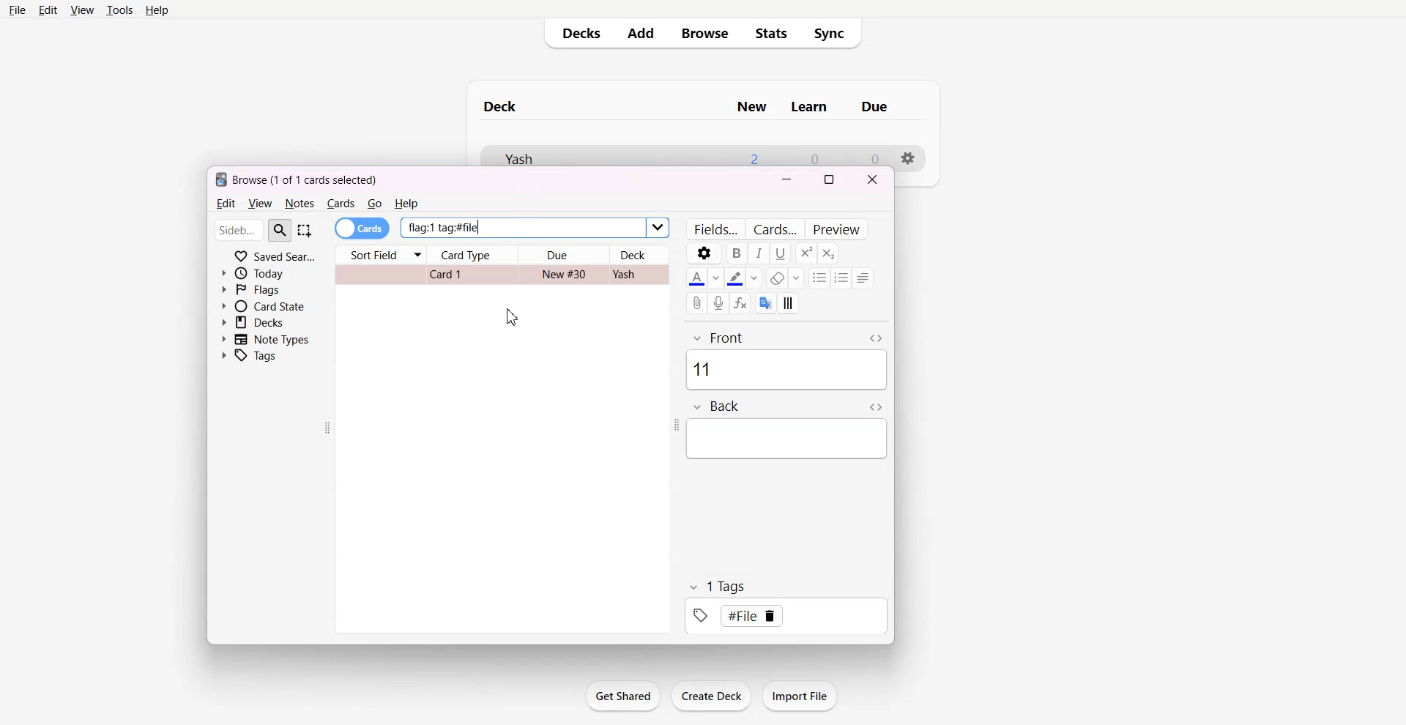 Image resolution: width=1406 pixels, height=725 pixels. I want to click on Edit, so click(48, 10).